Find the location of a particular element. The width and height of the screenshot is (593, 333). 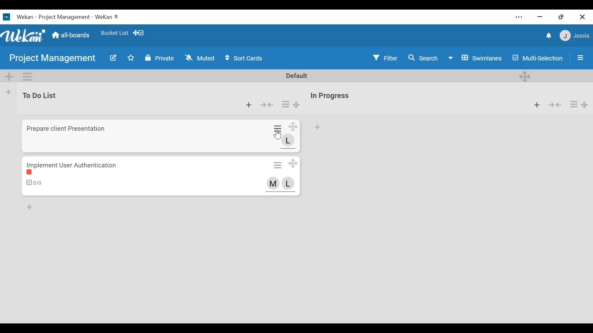

close is located at coordinates (583, 17).